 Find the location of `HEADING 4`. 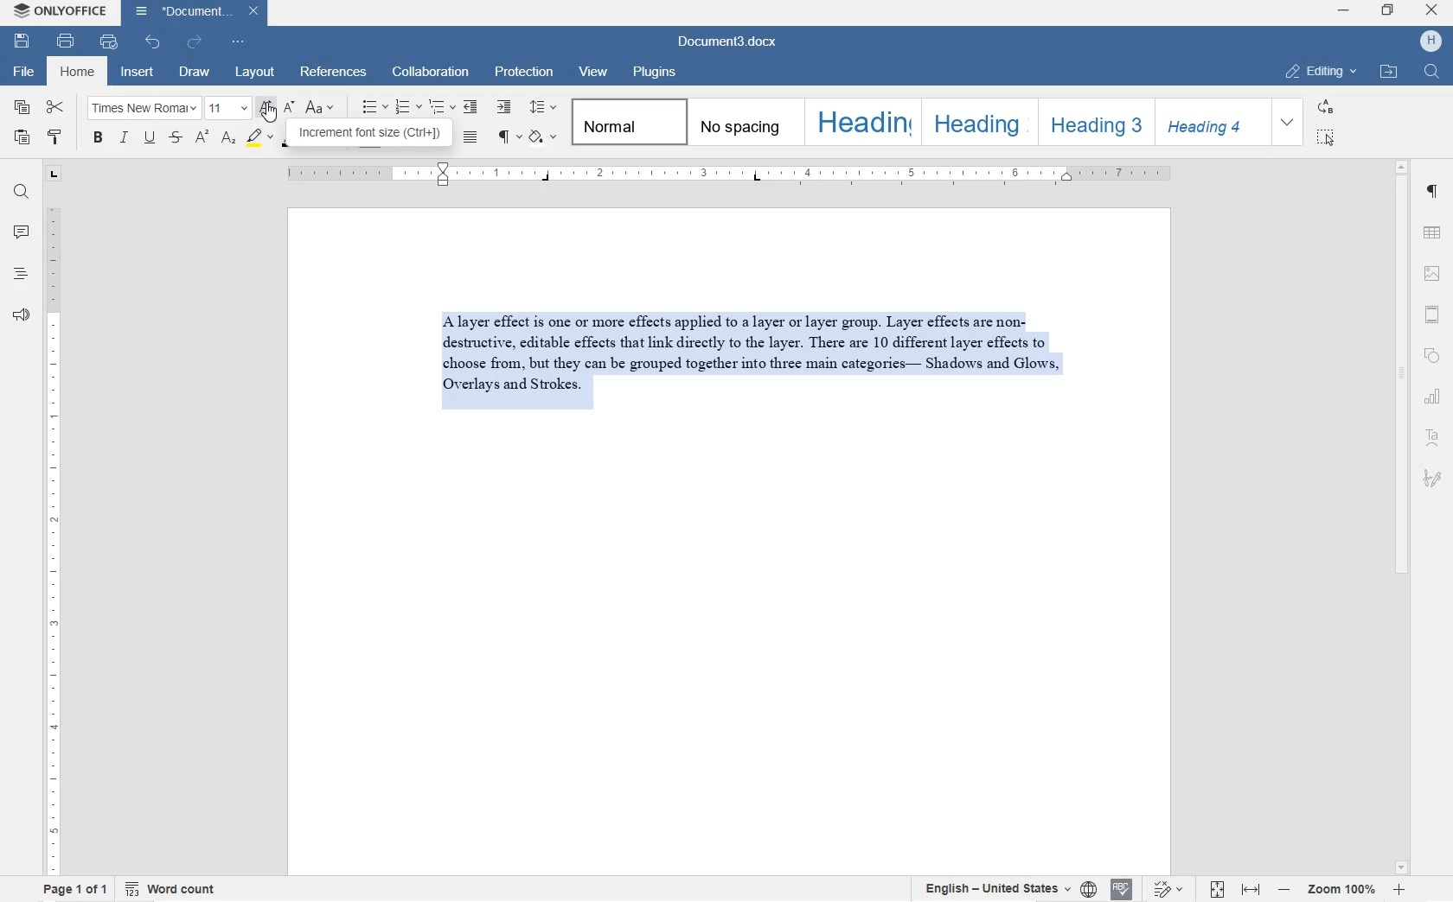

HEADING 4 is located at coordinates (1211, 122).